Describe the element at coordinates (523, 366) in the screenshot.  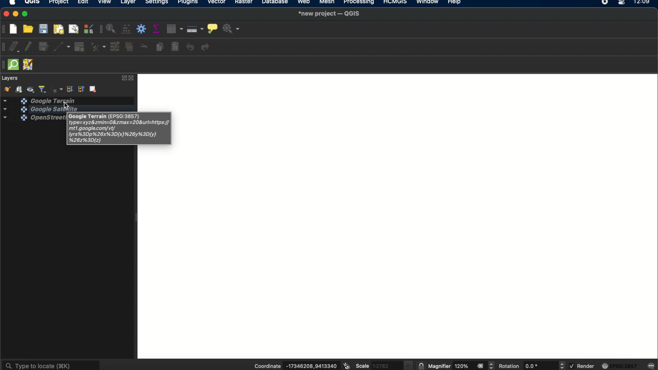
I see `rotation 0.0` at that location.